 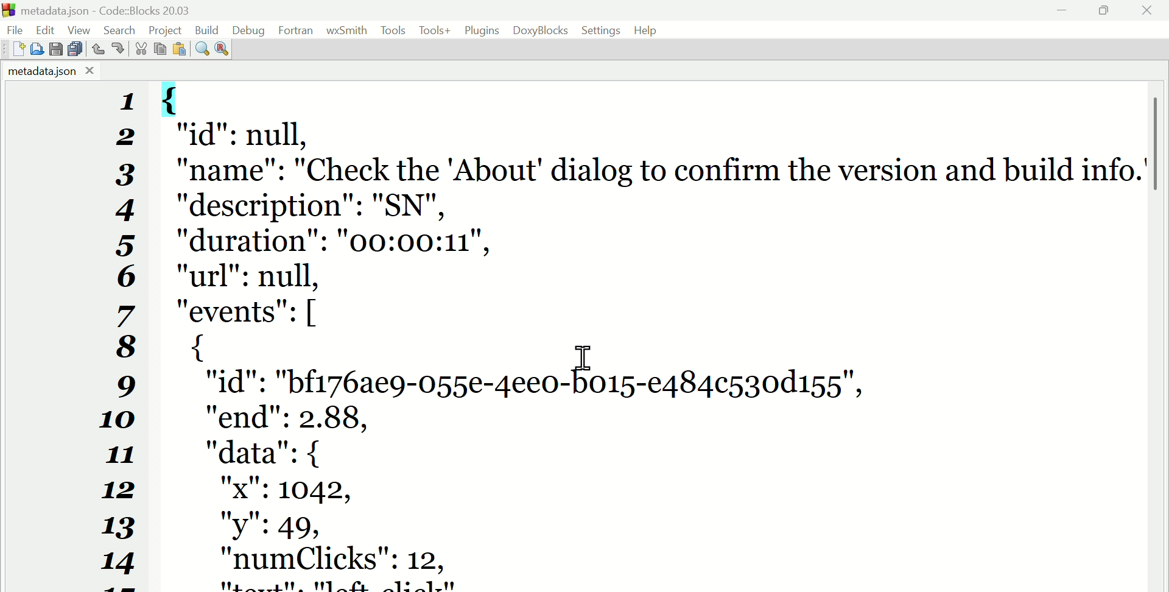 What do you see at coordinates (222, 48) in the screenshot?
I see `Replace` at bounding box center [222, 48].